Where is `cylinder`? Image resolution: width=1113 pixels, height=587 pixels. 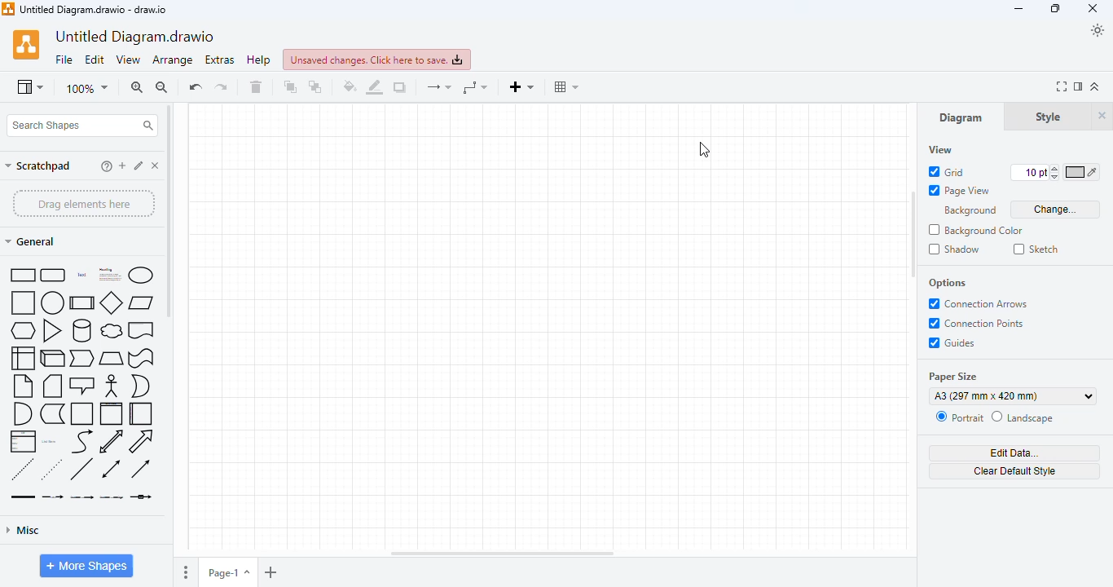
cylinder is located at coordinates (82, 330).